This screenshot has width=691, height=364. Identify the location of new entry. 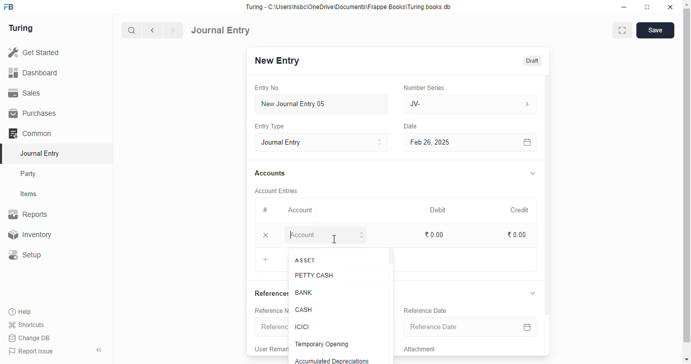
(277, 60).